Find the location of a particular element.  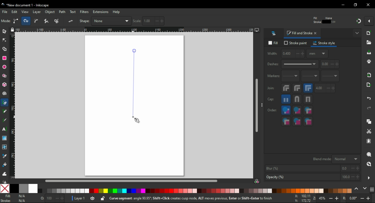

blur is located at coordinates (312, 168).